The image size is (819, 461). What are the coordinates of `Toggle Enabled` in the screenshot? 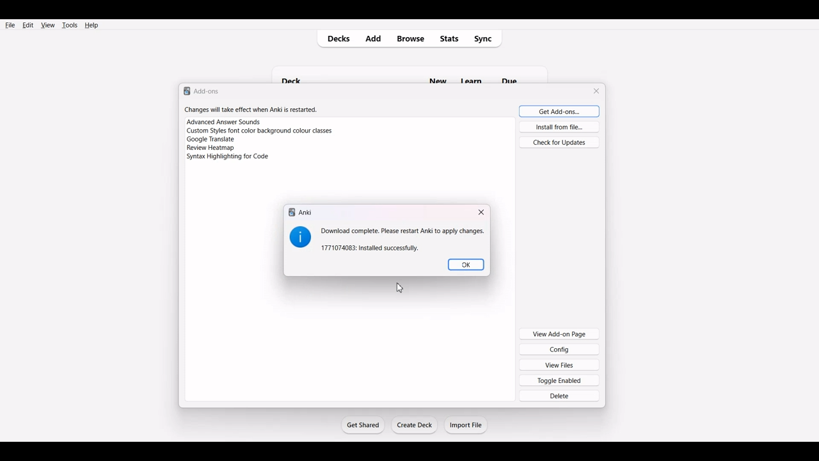 It's located at (560, 380).